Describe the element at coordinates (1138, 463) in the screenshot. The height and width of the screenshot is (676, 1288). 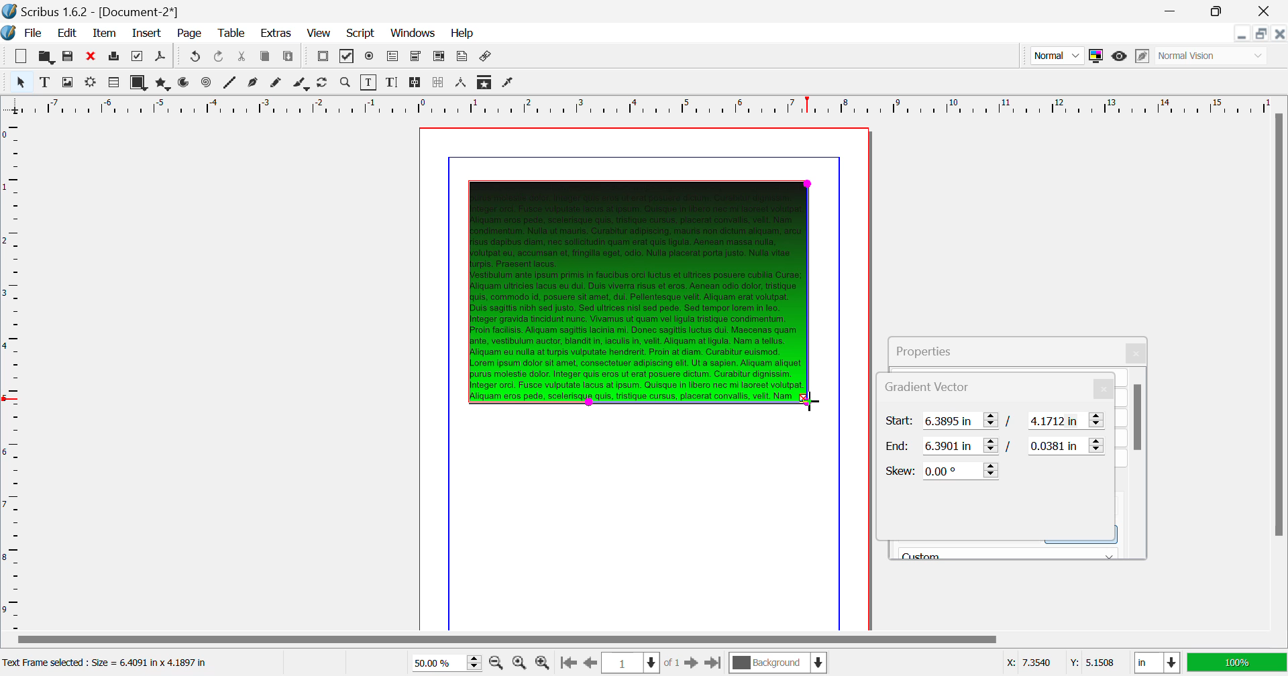
I see `Scroll Bar` at that location.